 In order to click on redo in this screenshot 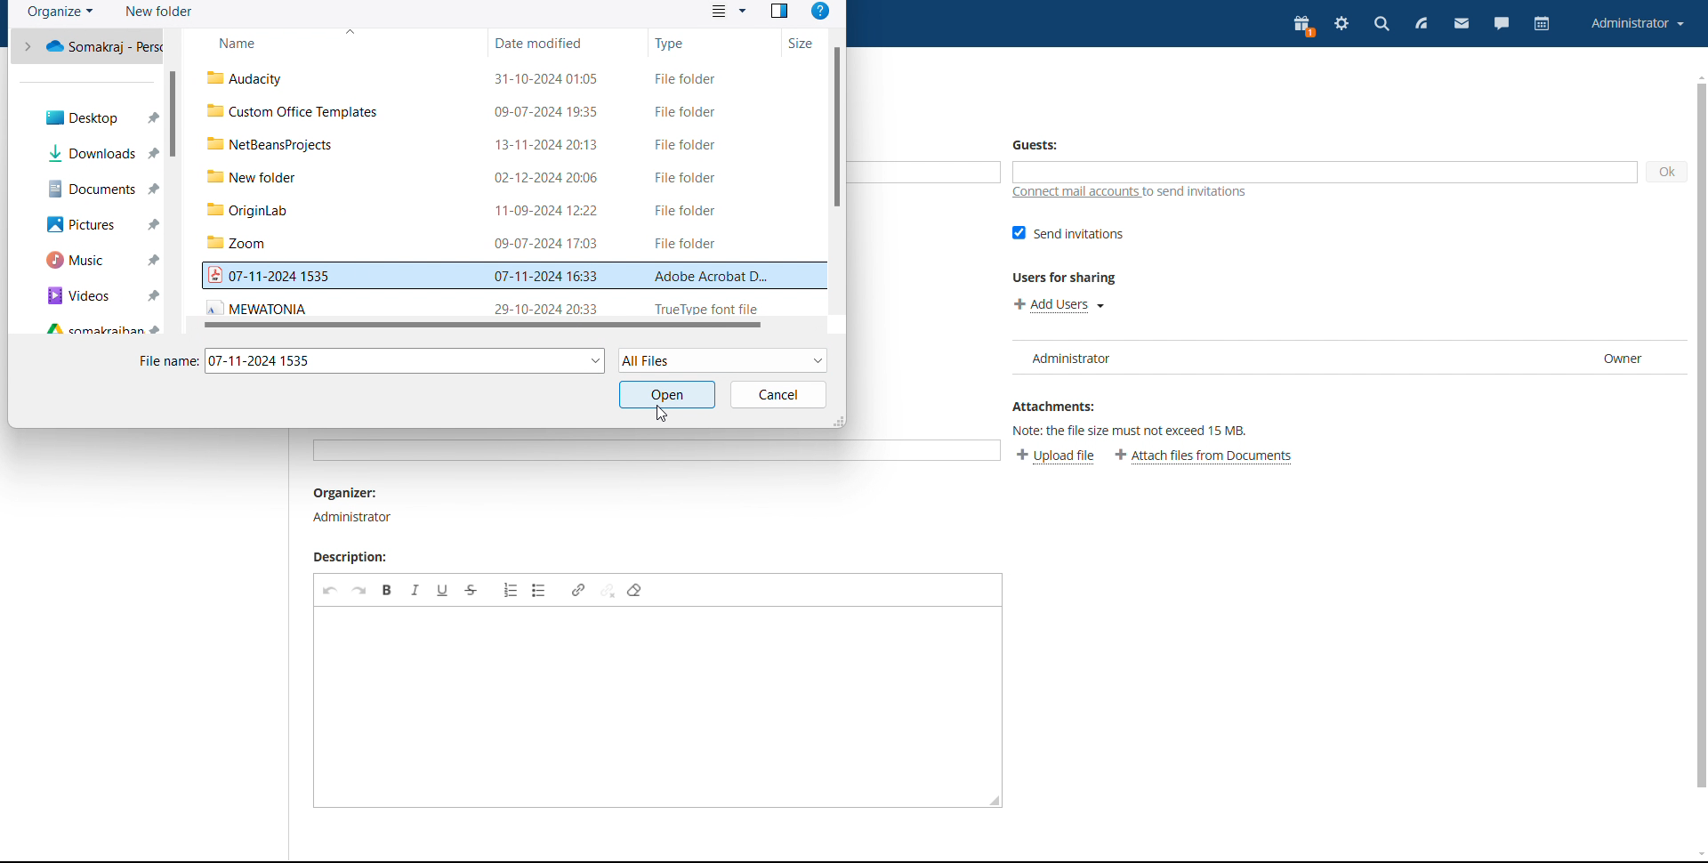, I will do `click(359, 590)`.